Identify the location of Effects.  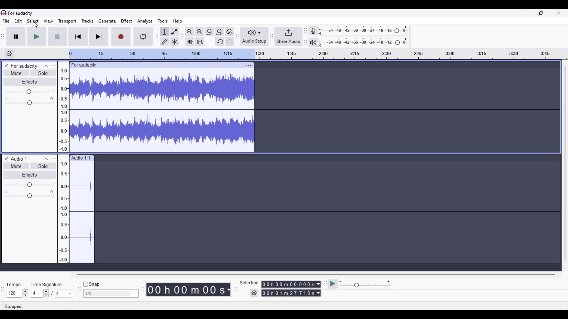
(30, 82).